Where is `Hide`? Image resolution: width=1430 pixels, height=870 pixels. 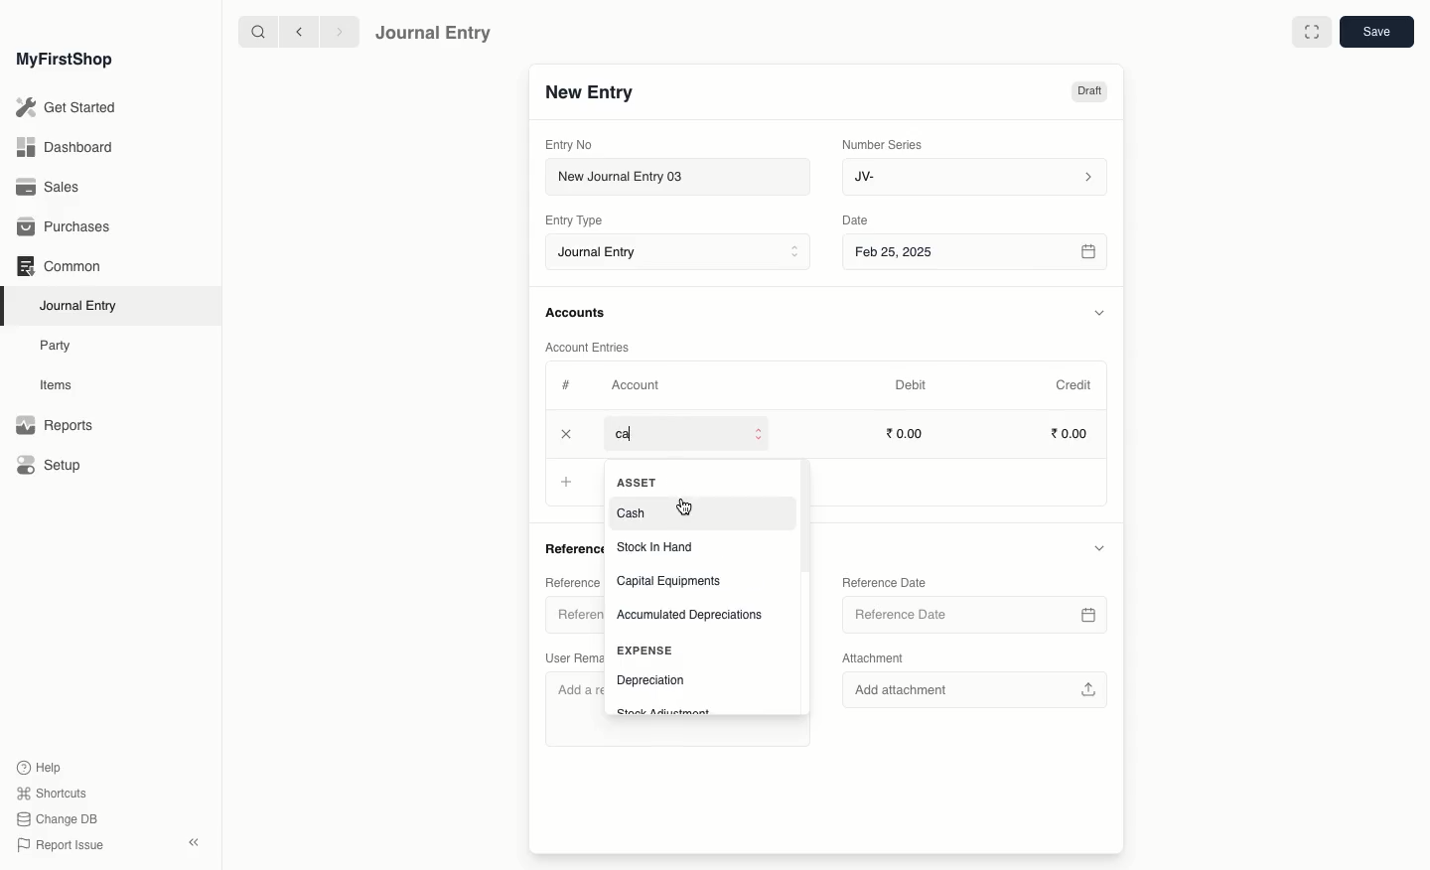 Hide is located at coordinates (1098, 548).